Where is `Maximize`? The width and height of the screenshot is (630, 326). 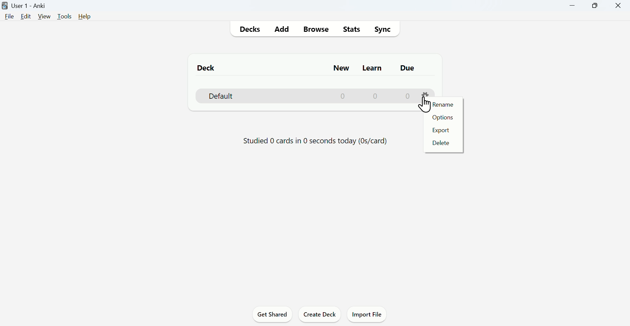
Maximize is located at coordinates (595, 6).